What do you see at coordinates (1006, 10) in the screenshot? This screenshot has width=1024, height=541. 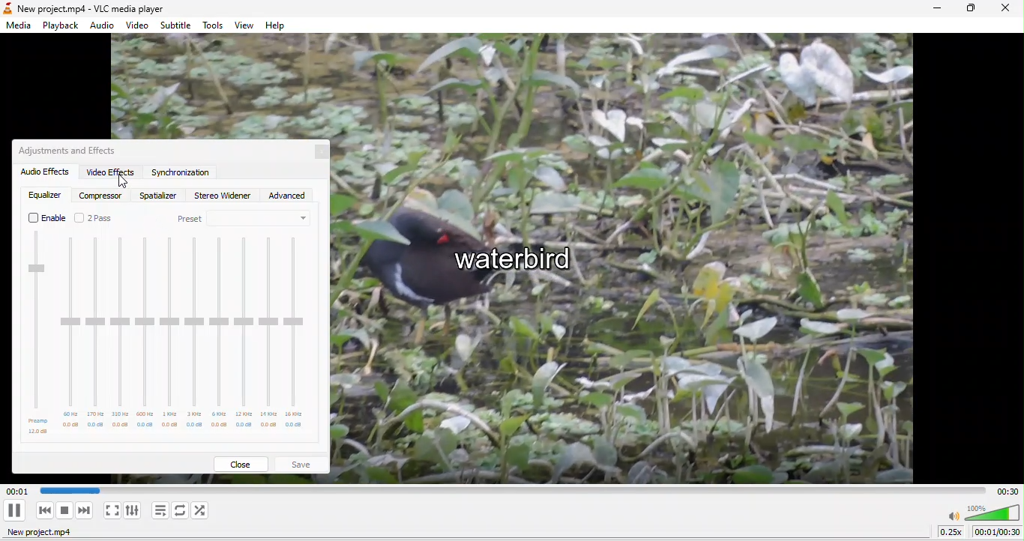 I see `close` at bounding box center [1006, 10].